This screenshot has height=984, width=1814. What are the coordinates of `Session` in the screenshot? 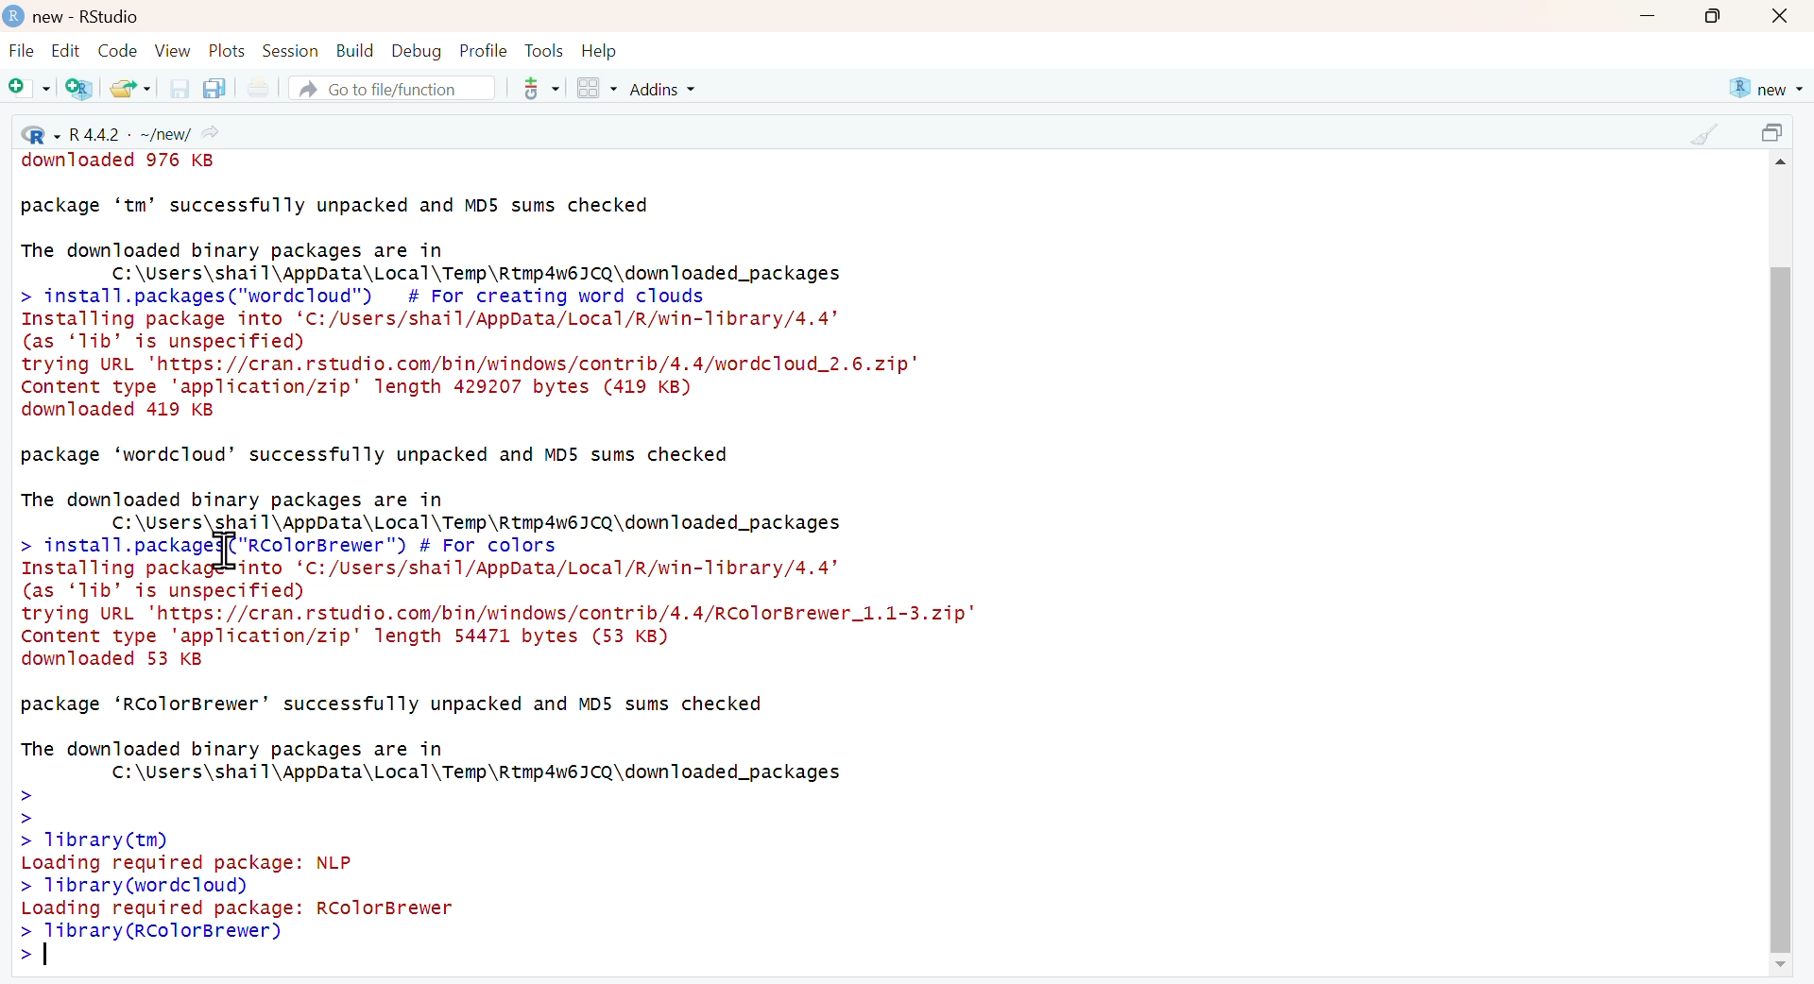 It's located at (293, 51).